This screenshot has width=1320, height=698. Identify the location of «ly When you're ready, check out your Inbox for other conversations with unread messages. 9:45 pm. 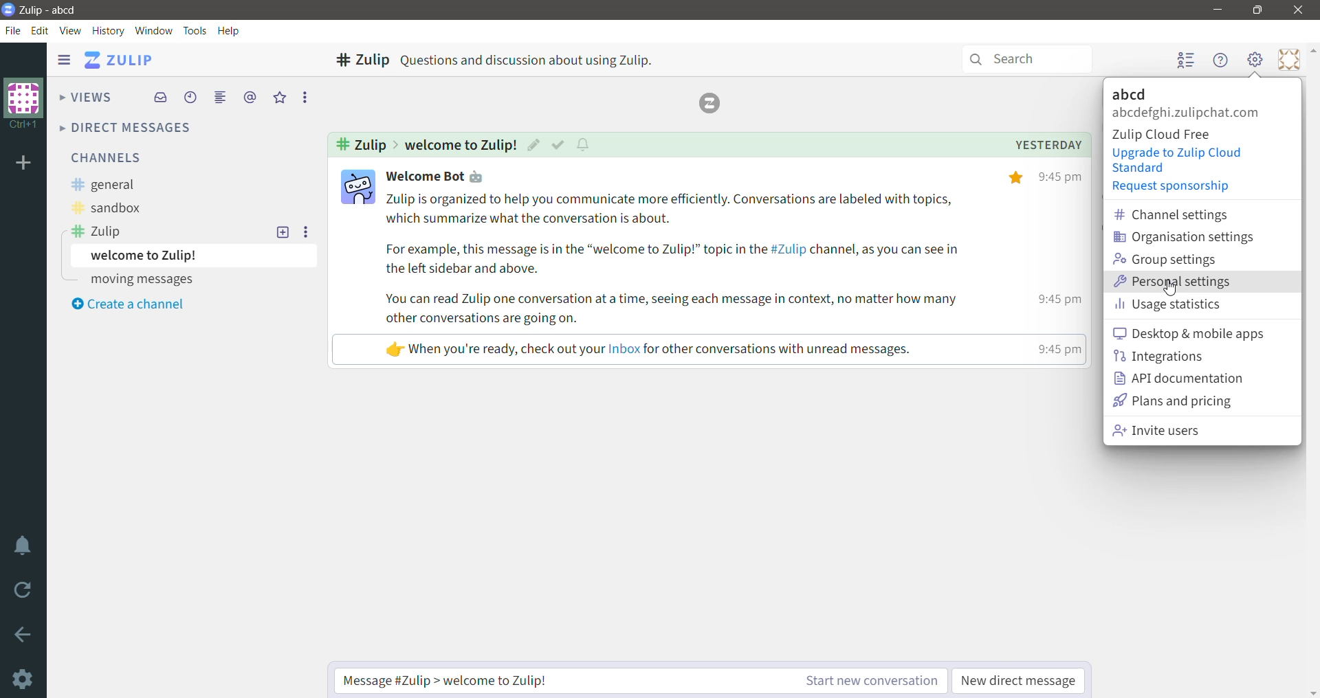
(627, 350).